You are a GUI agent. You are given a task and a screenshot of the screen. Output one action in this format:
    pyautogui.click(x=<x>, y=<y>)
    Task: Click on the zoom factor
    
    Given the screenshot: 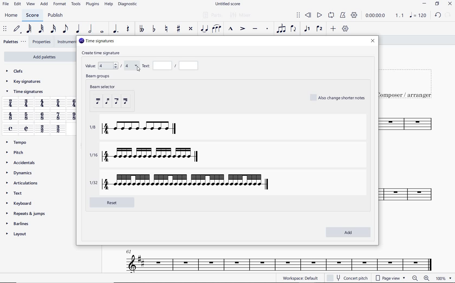 What is the action you would take?
    pyautogui.click(x=443, y=278)
    